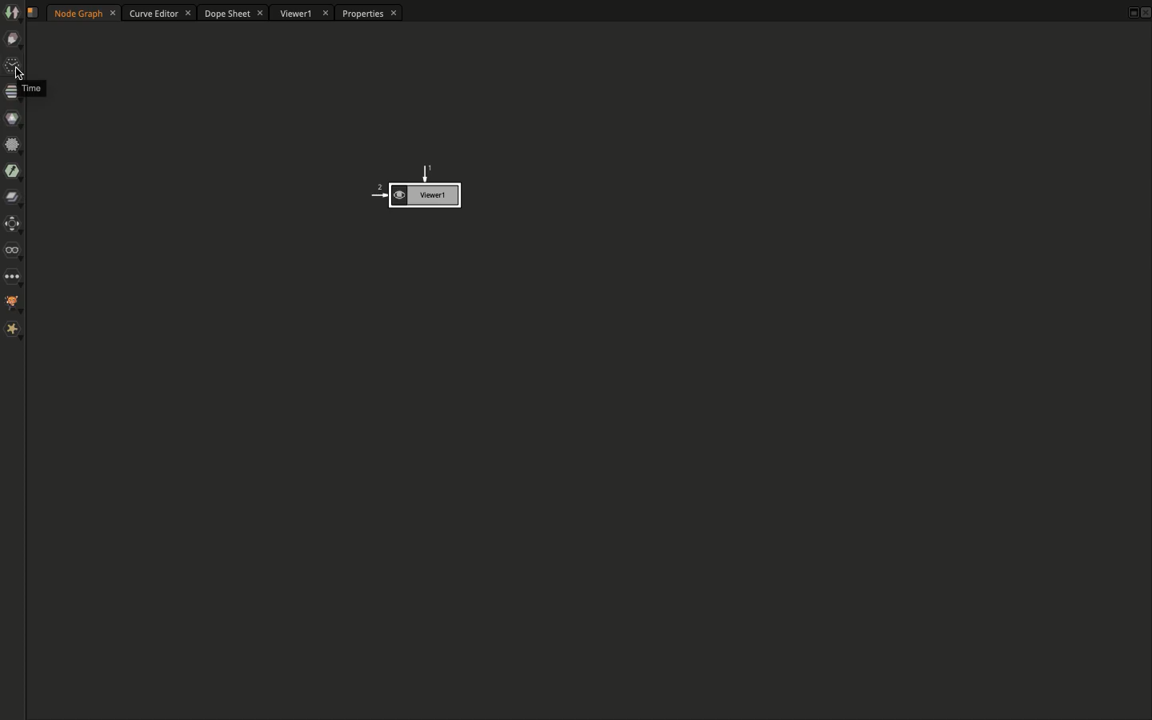 Image resolution: width=1152 pixels, height=720 pixels. I want to click on Filter, so click(13, 145).